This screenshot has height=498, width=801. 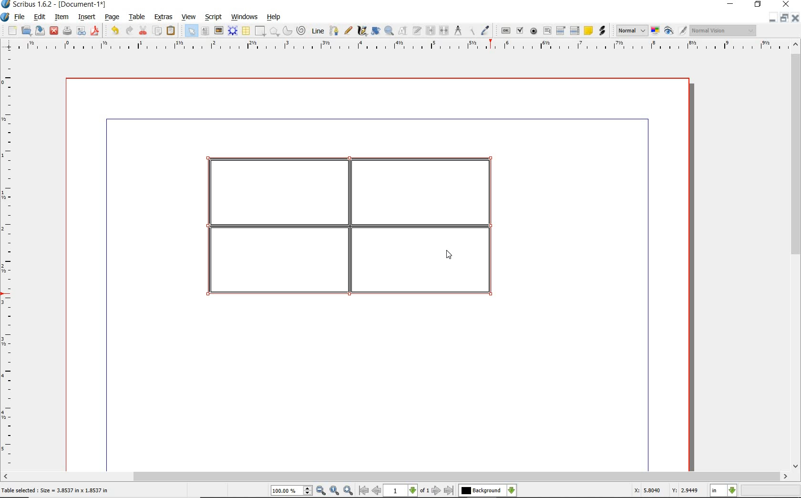 What do you see at coordinates (445, 31) in the screenshot?
I see `unlink text frames` at bounding box center [445, 31].